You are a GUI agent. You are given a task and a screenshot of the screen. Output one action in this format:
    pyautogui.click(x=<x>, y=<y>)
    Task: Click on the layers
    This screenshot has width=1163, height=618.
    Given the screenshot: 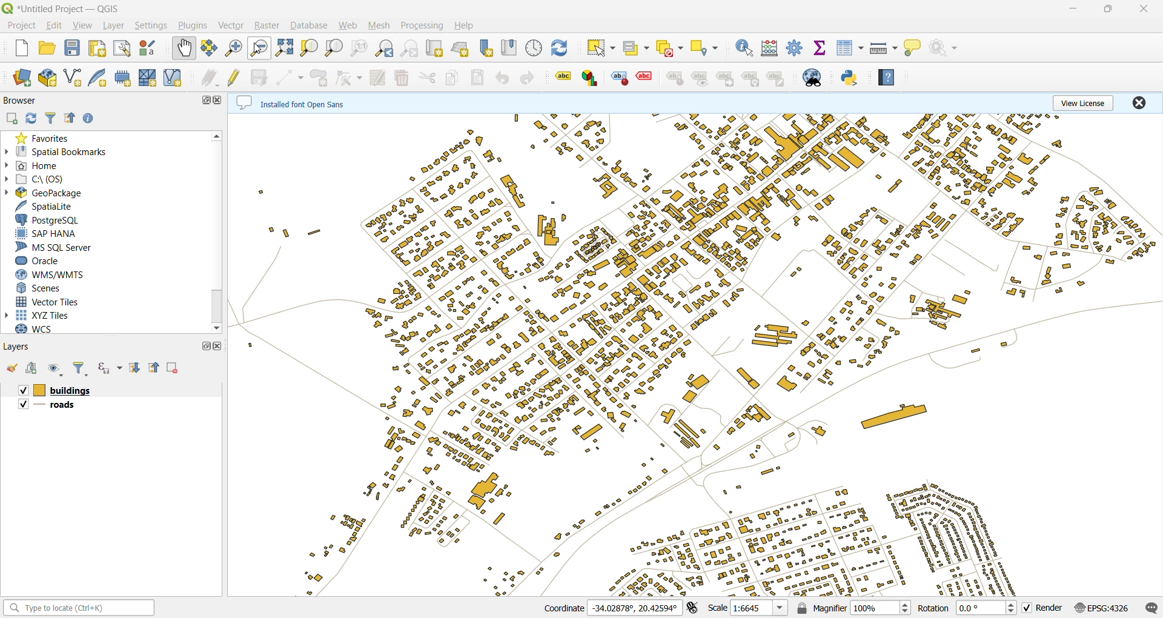 What is the action you would take?
    pyautogui.click(x=56, y=390)
    